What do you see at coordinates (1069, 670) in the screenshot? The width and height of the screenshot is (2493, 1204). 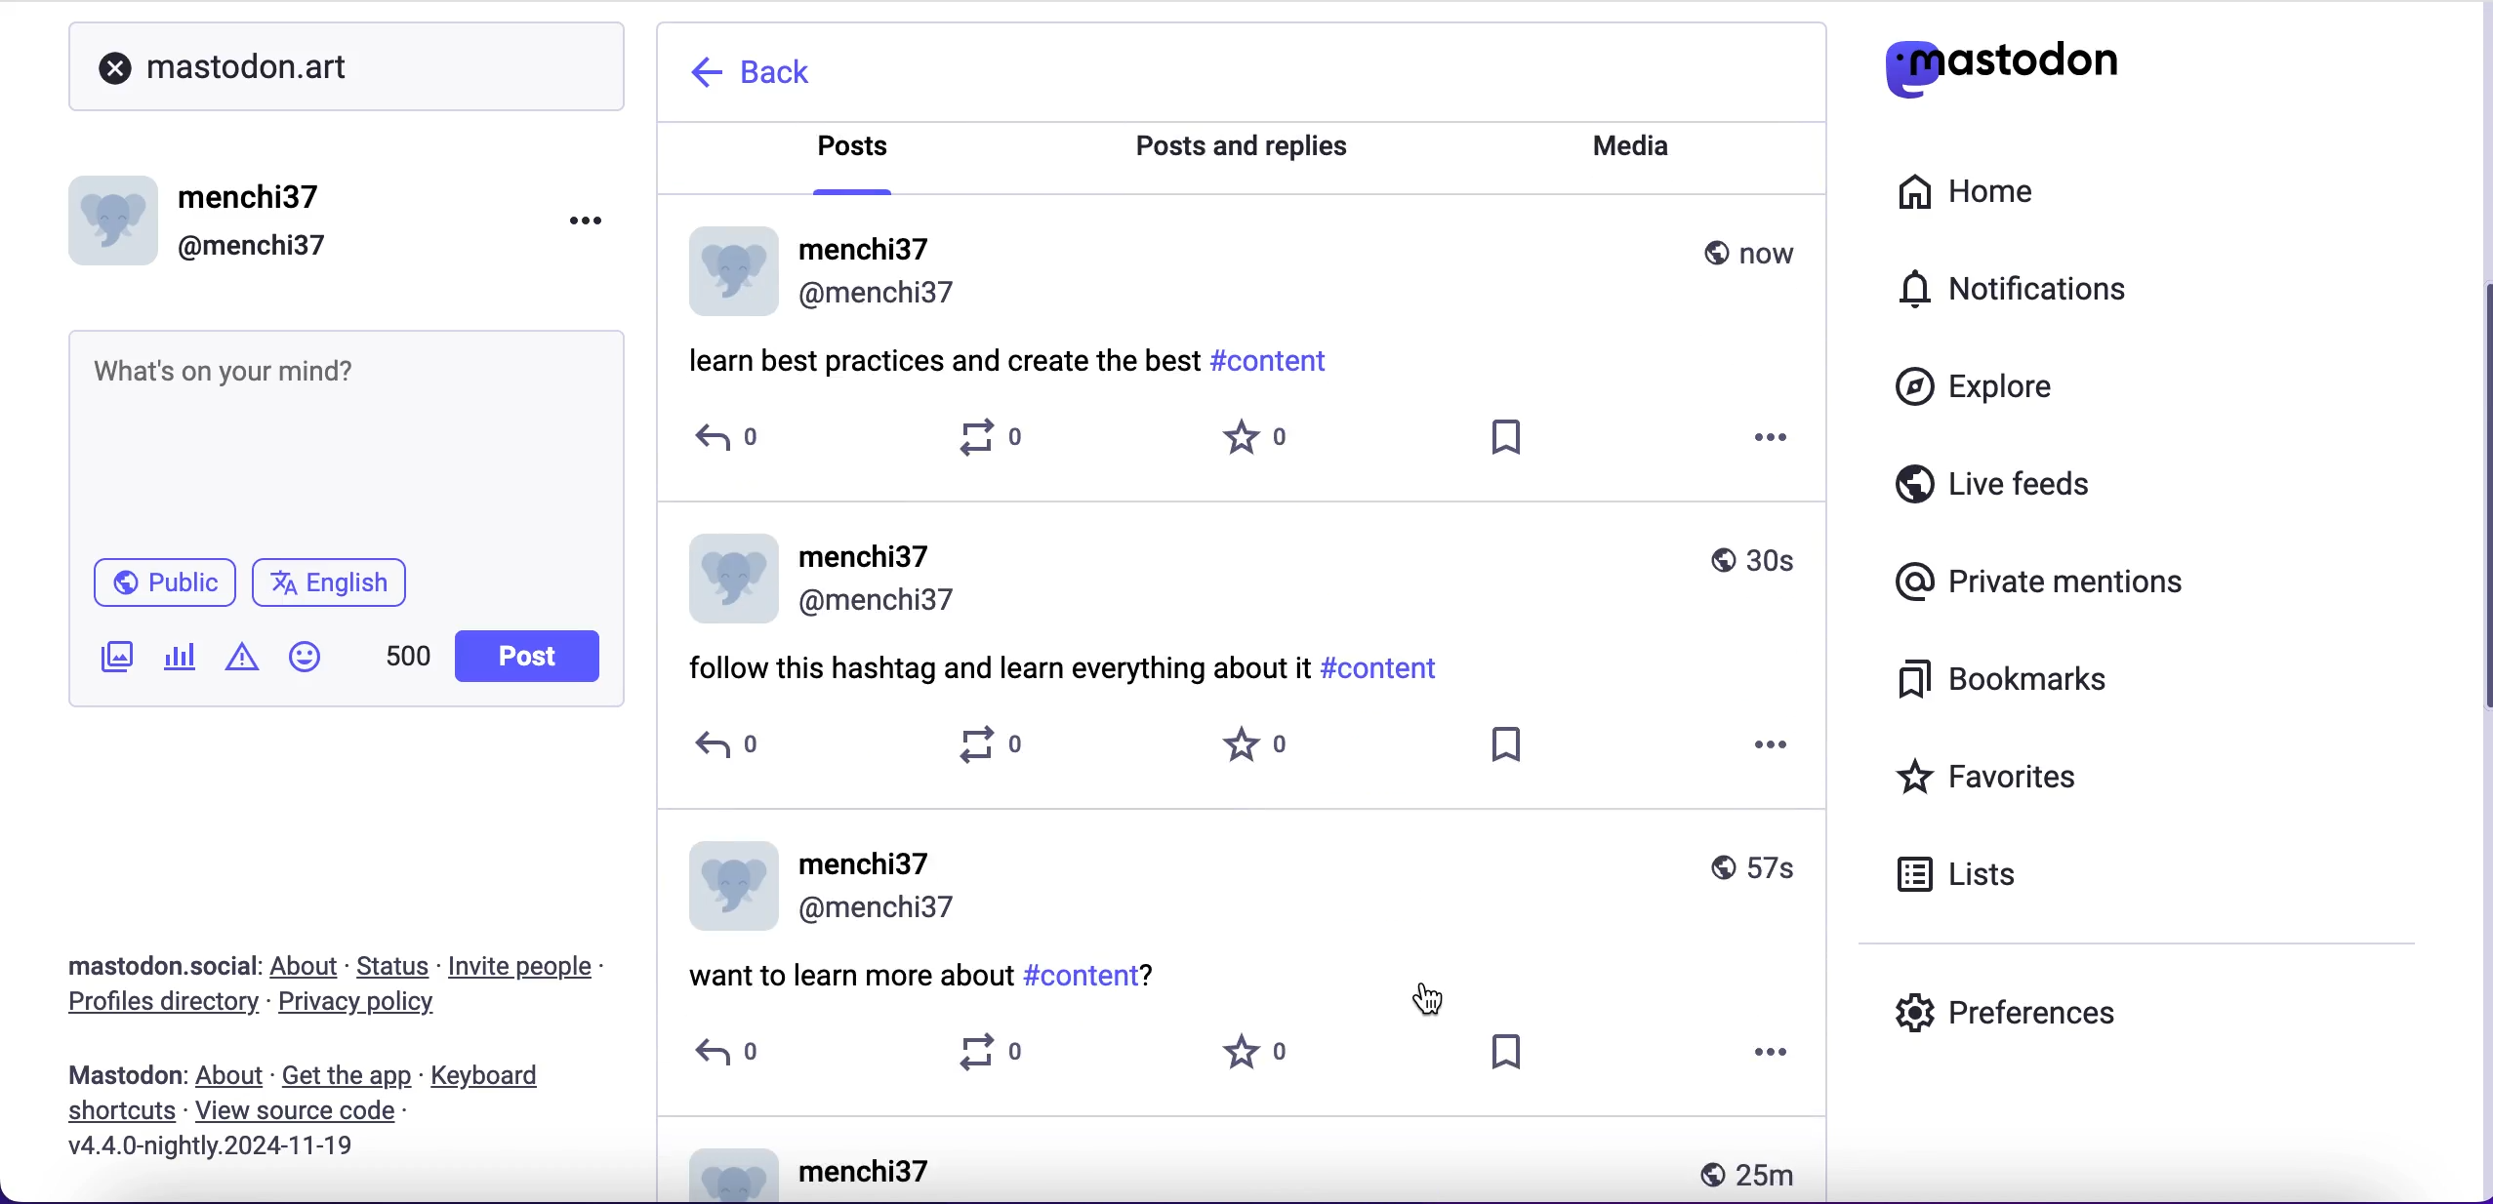 I see `post` at bounding box center [1069, 670].